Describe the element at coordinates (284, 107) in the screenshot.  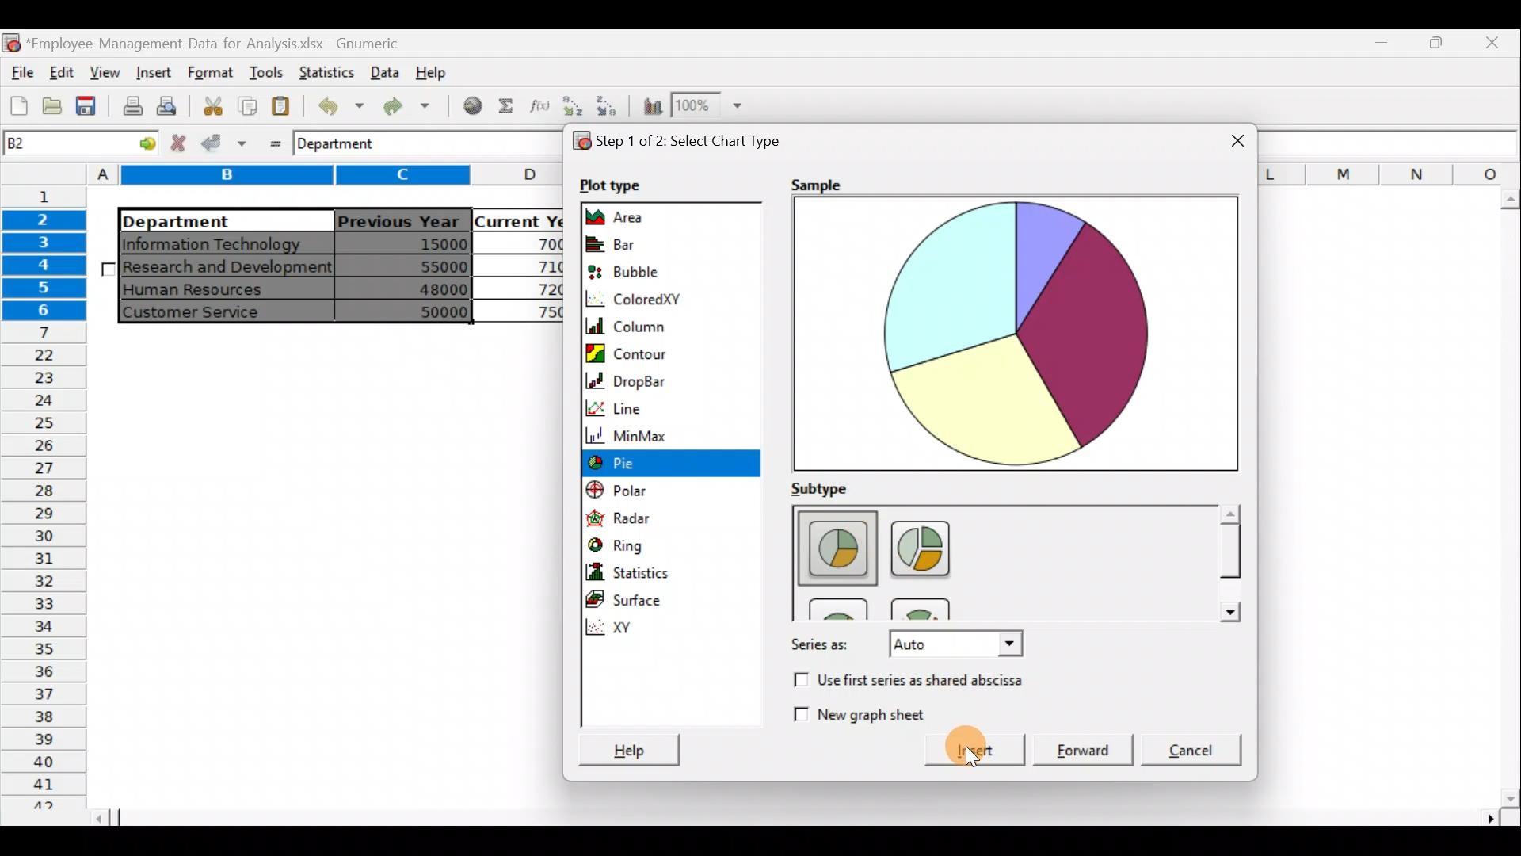
I see `Paste the clipboard` at that location.